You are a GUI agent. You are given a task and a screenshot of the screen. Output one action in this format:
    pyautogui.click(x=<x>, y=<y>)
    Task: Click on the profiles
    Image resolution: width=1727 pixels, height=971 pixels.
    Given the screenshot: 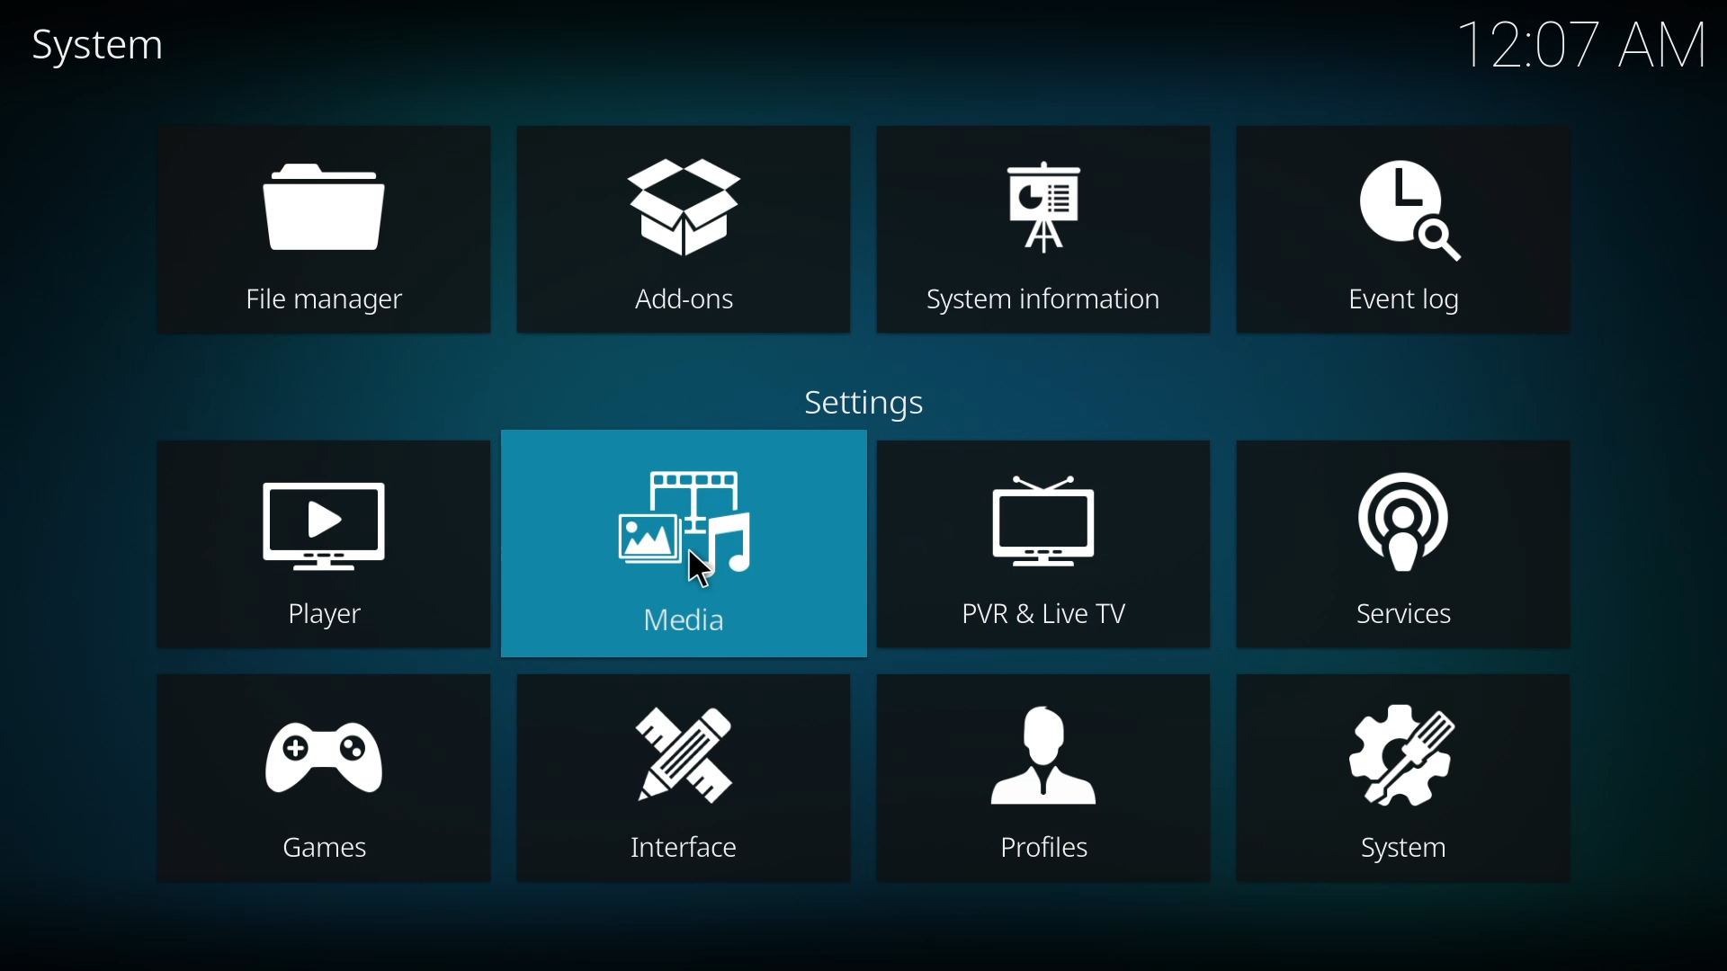 What is the action you would take?
    pyautogui.click(x=1044, y=779)
    